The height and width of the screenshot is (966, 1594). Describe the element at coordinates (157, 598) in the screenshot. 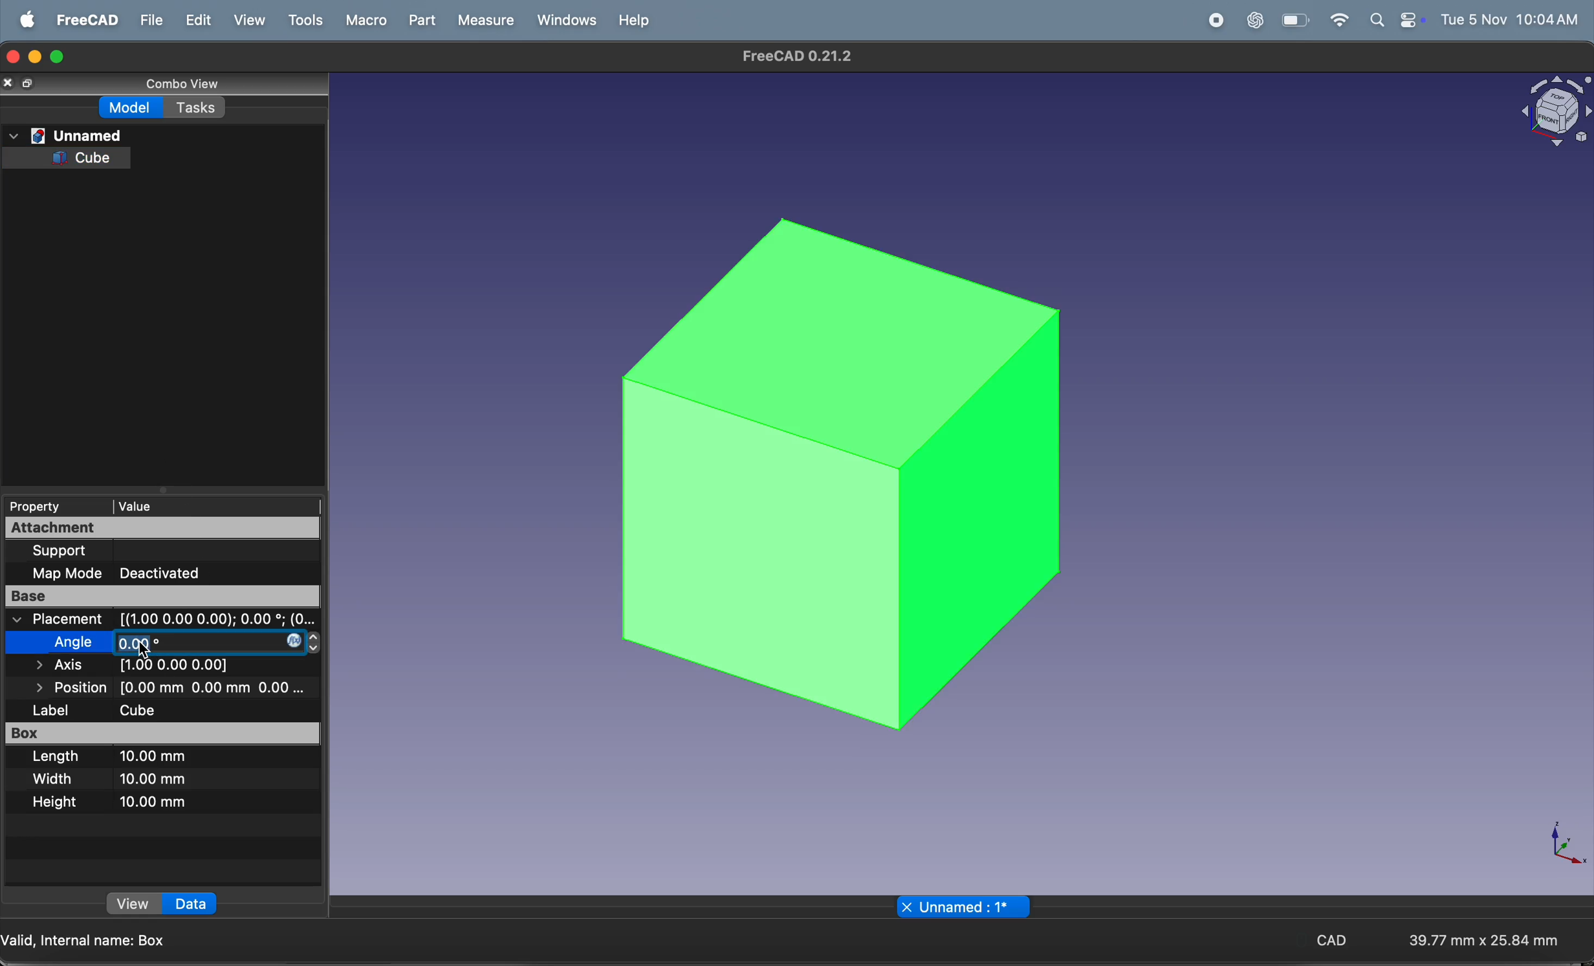

I see `base` at that location.